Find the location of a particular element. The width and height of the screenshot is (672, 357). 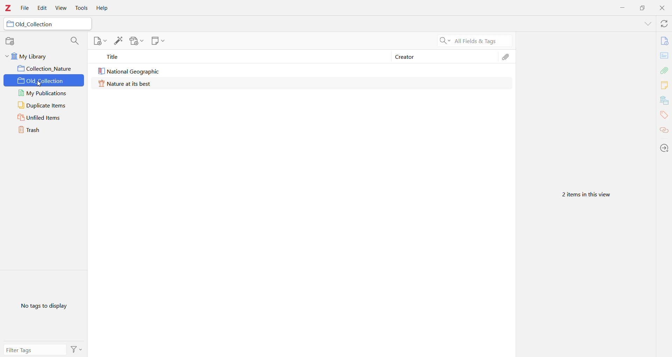

Search is located at coordinates (472, 41).